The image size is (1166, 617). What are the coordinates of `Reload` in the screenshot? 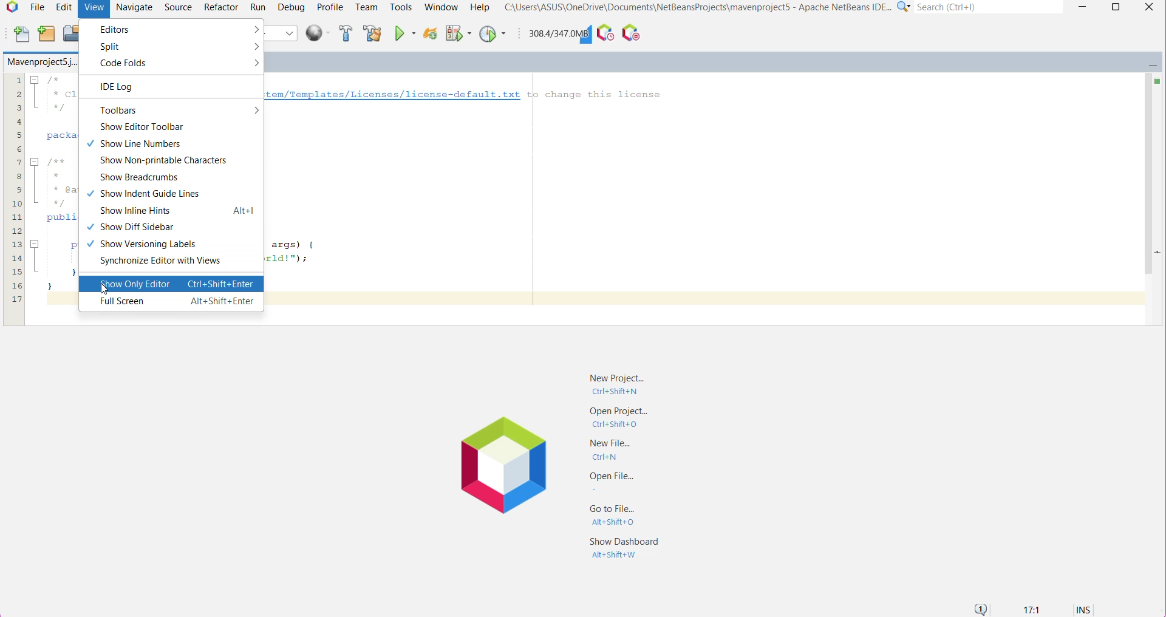 It's located at (431, 34).